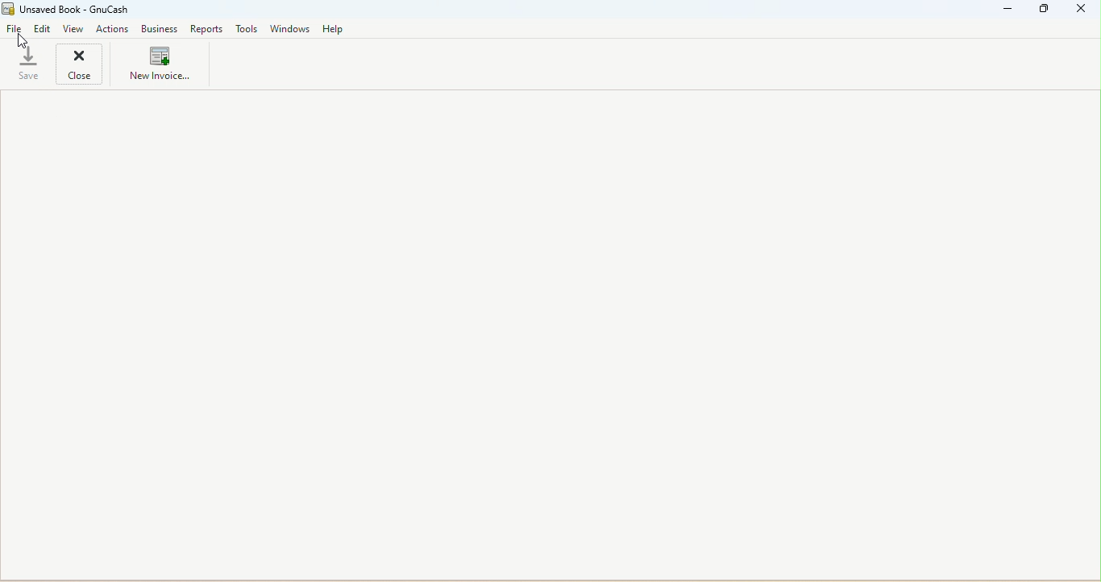 Image resolution: width=1101 pixels, height=582 pixels. I want to click on Reports, so click(204, 28).